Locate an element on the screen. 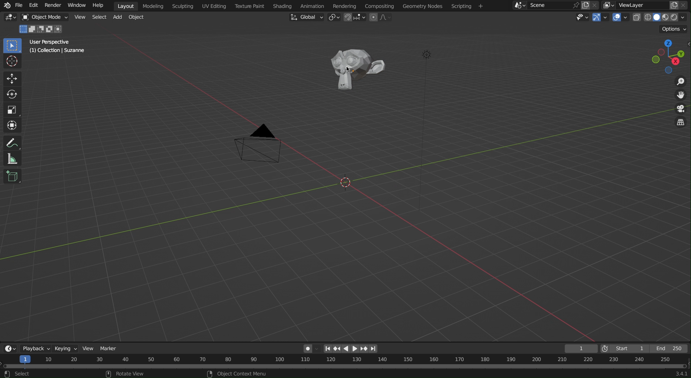 The height and width of the screenshot is (378, 691). Toggle View is located at coordinates (680, 123).